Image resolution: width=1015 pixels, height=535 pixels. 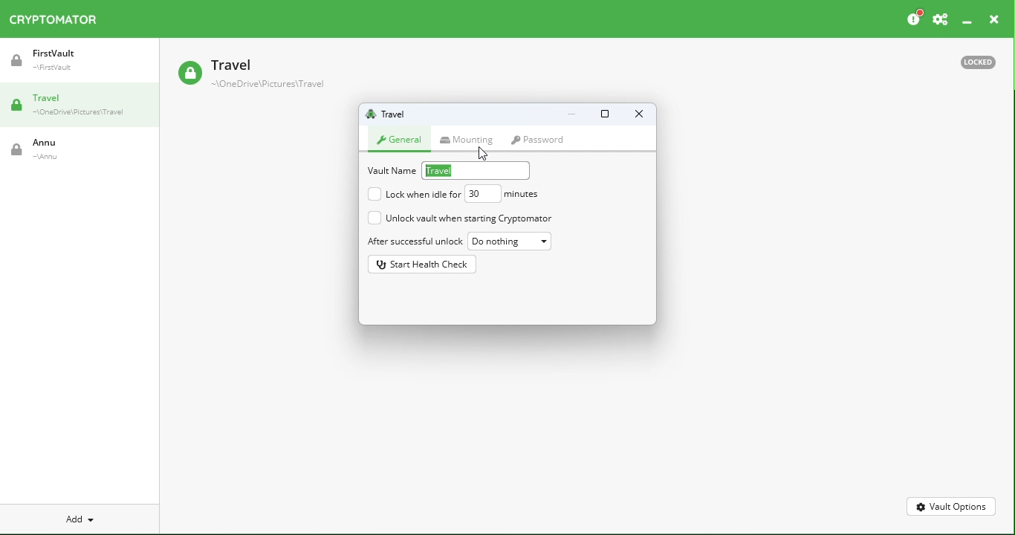 What do you see at coordinates (638, 115) in the screenshot?
I see `Close` at bounding box center [638, 115].